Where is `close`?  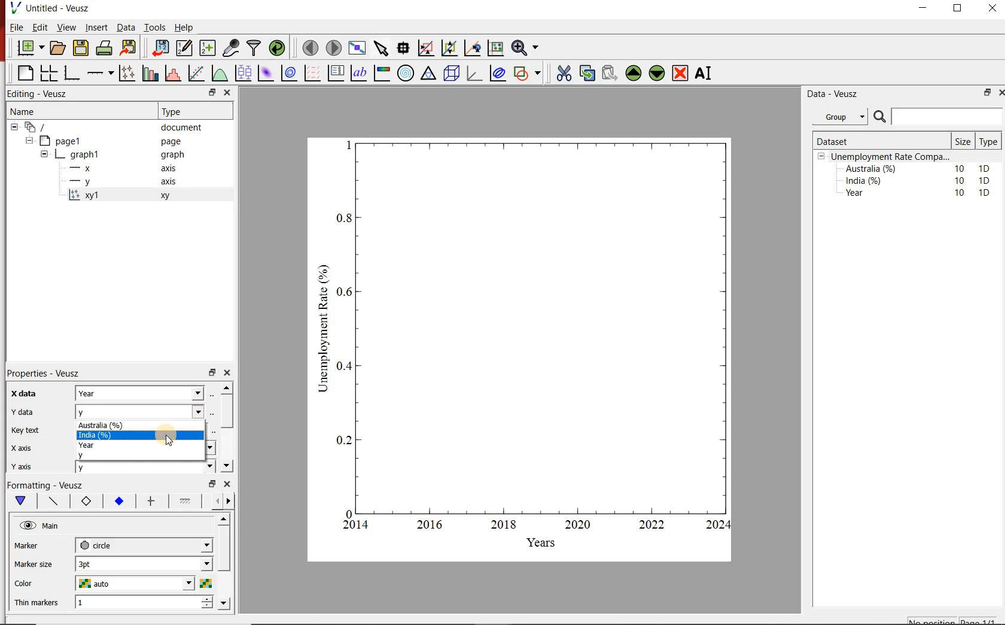
close is located at coordinates (228, 484).